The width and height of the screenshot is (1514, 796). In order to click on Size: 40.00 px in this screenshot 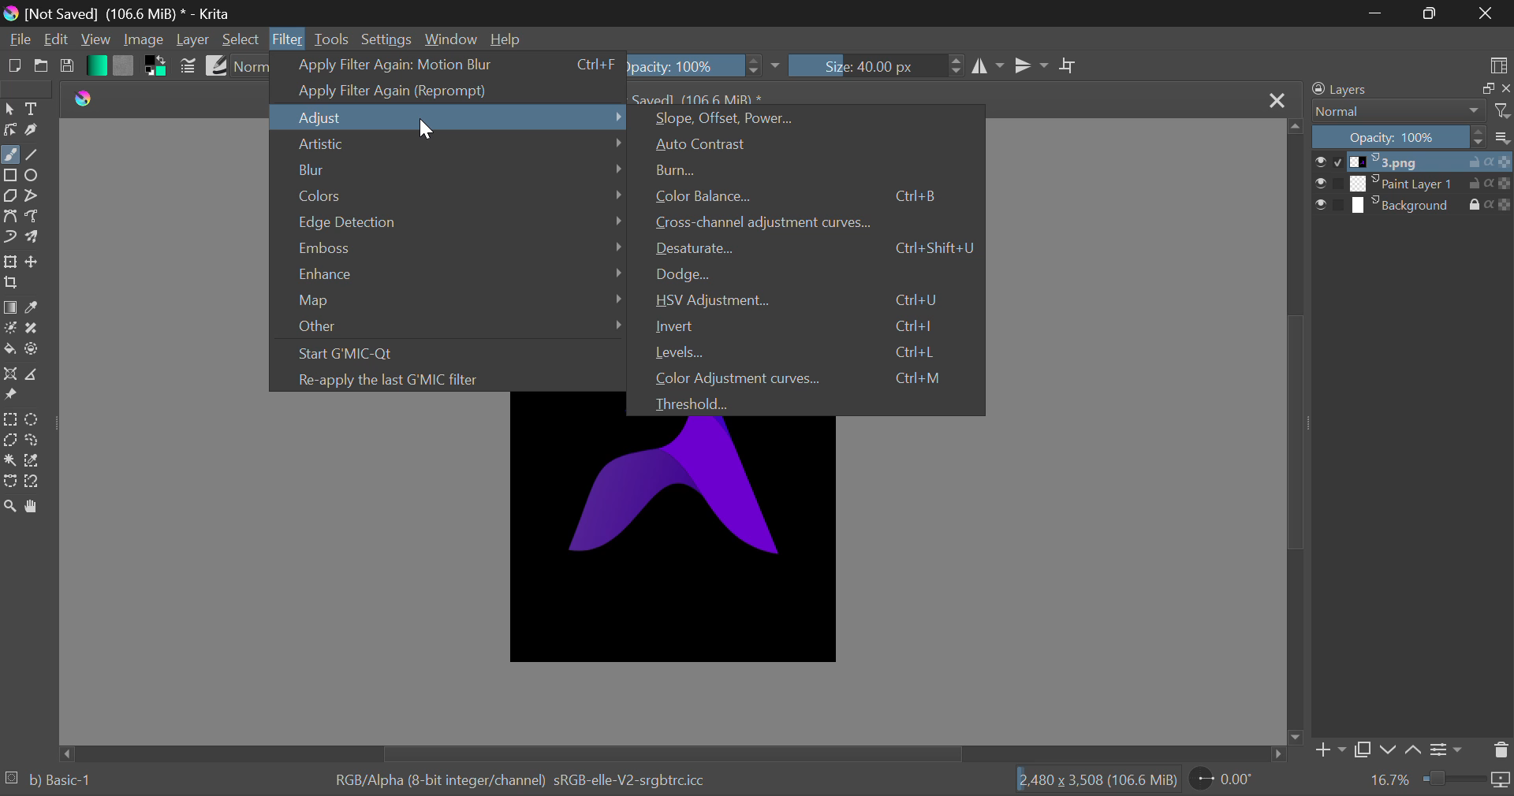, I will do `click(878, 66)`.